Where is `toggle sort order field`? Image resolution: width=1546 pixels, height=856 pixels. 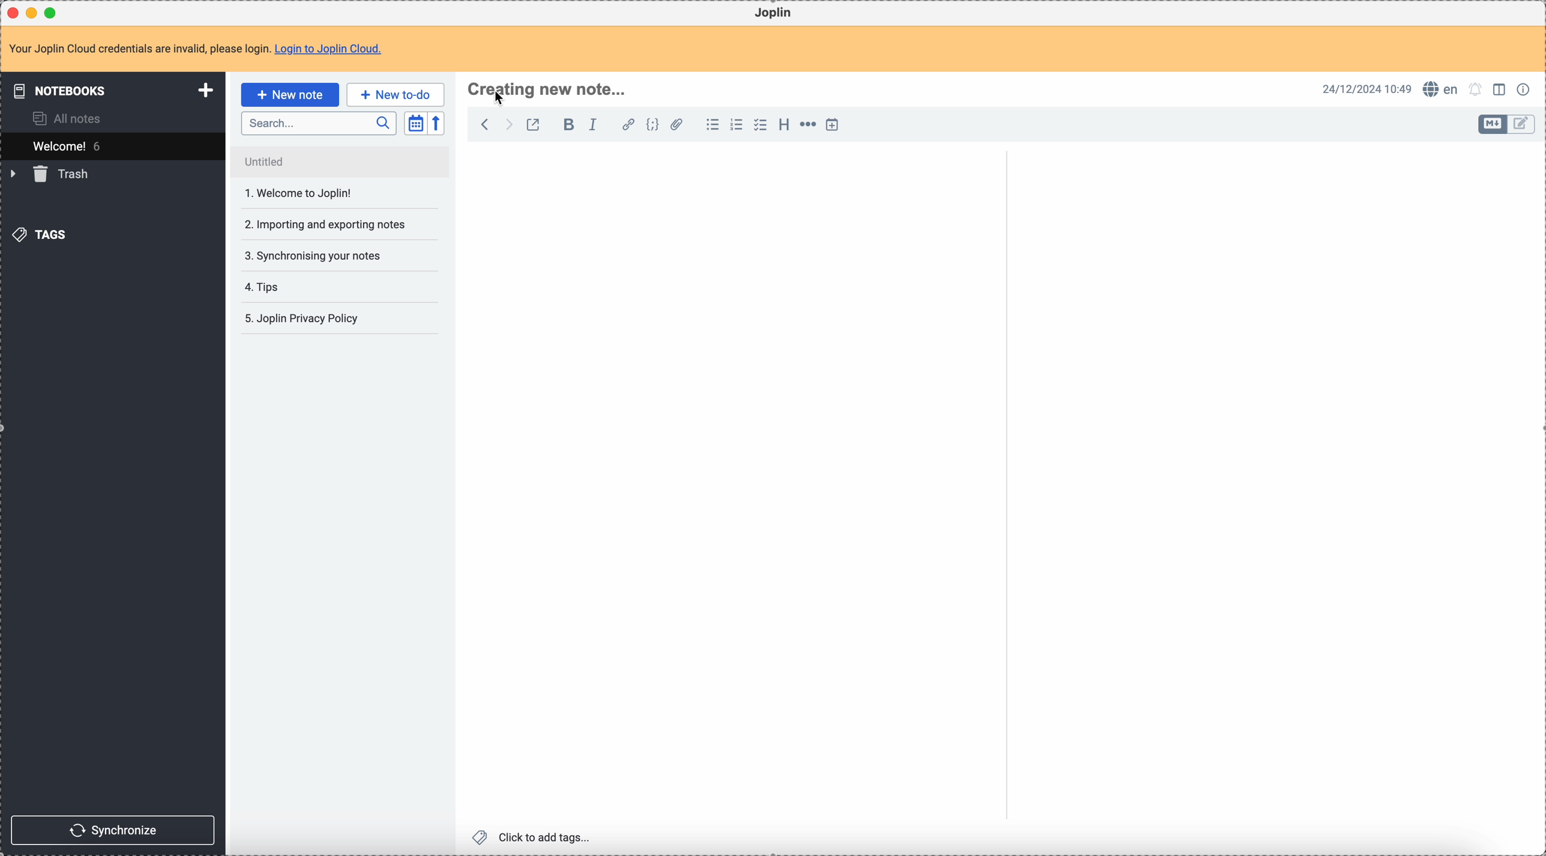 toggle sort order field is located at coordinates (415, 123).